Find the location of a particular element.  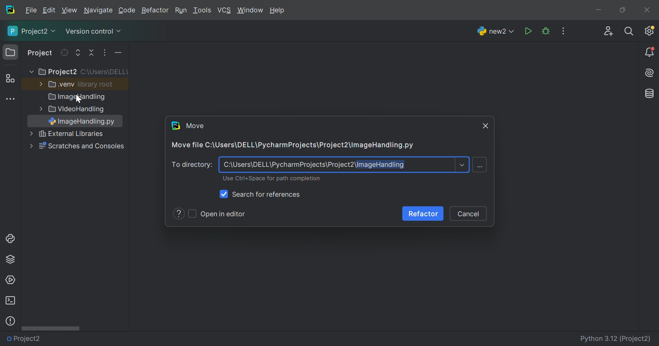

More Actions is located at coordinates (563, 31).